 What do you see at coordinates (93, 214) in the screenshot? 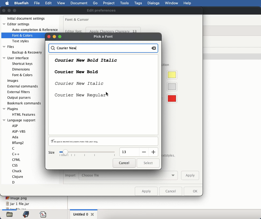
I see `close` at bounding box center [93, 214].